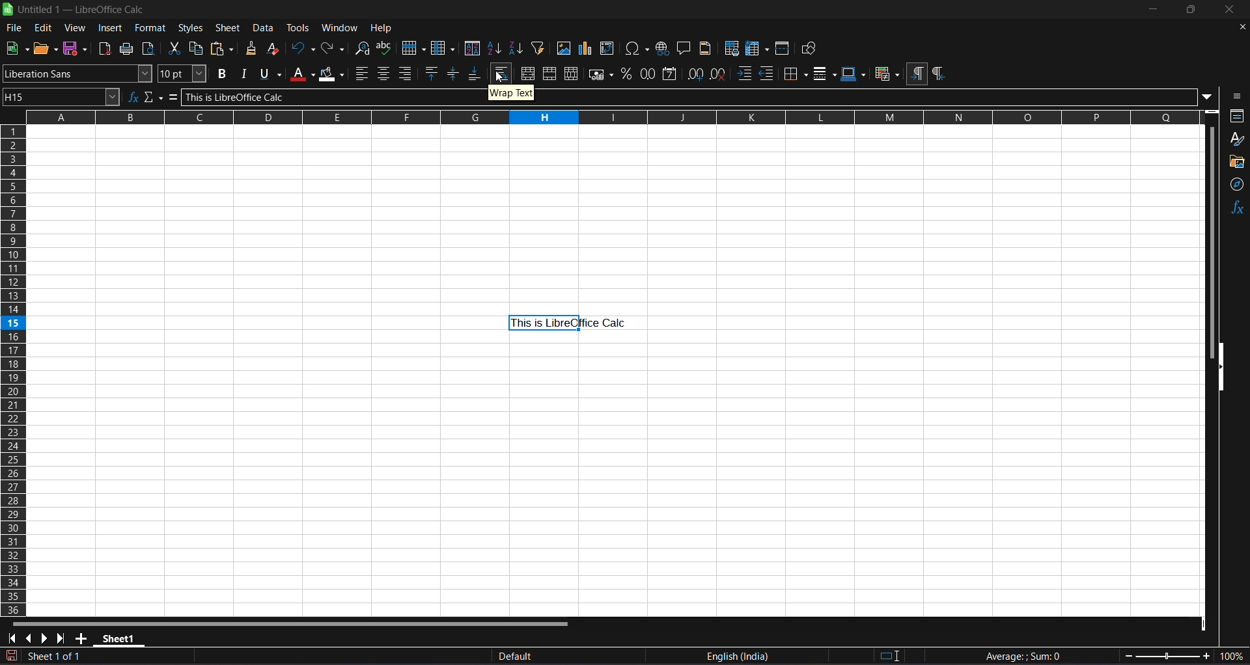 This screenshot has height=665, width=1250. Describe the element at coordinates (76, 27) in the screenshot. I see `view` at that location.